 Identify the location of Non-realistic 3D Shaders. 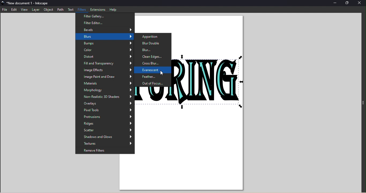
(105, 96).